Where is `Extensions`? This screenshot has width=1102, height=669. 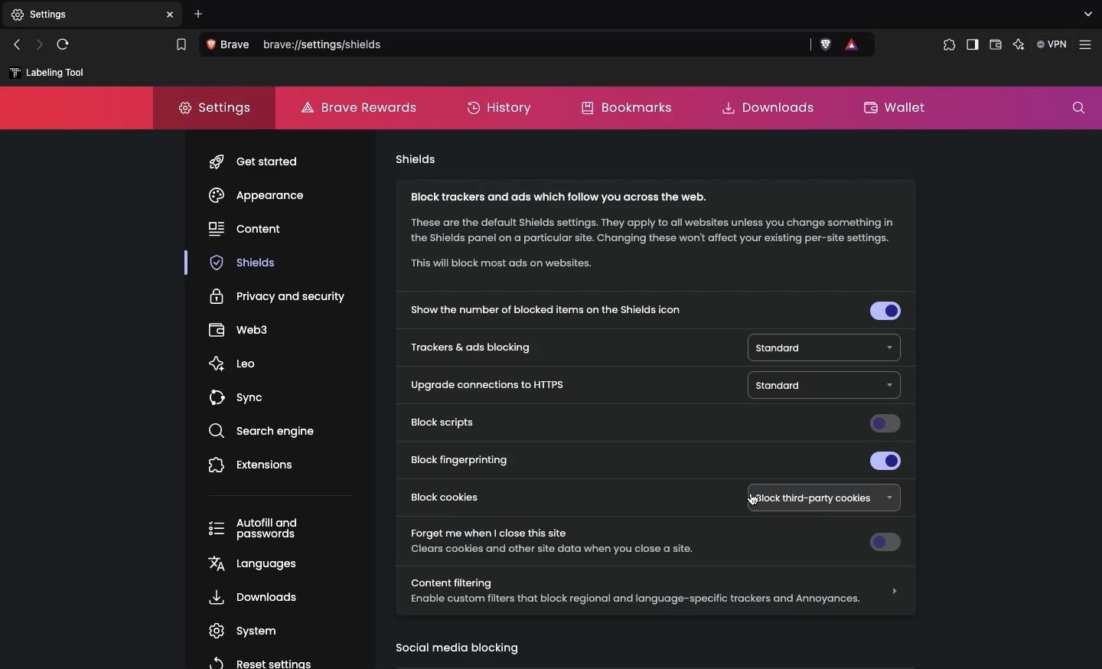 Extensions is located at coordinates (255, 468).